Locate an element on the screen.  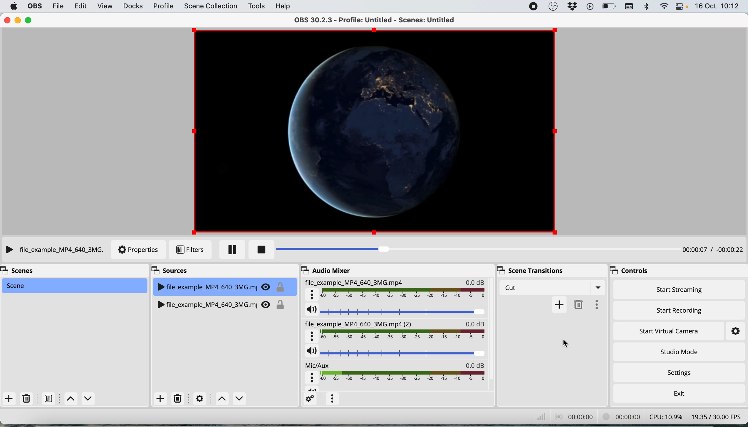
settings is located at coordinates (308, 399).